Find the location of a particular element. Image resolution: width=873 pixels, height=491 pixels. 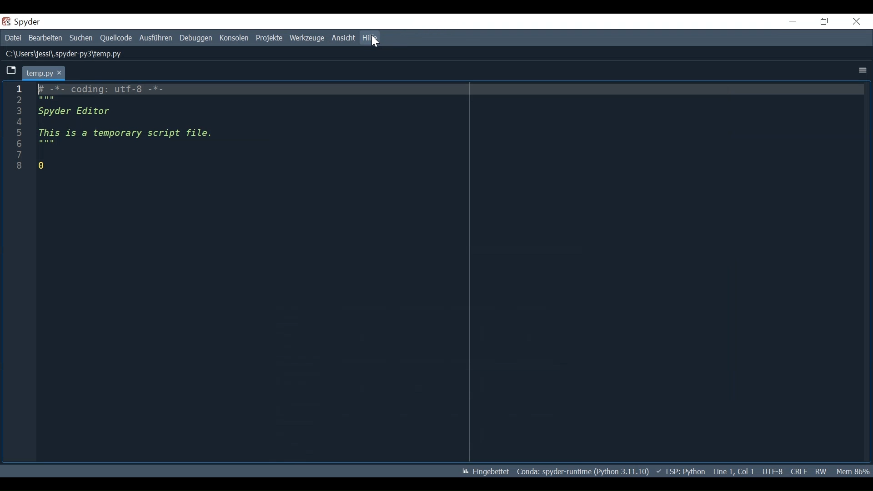

Edit is located at coordinates (45, 38).